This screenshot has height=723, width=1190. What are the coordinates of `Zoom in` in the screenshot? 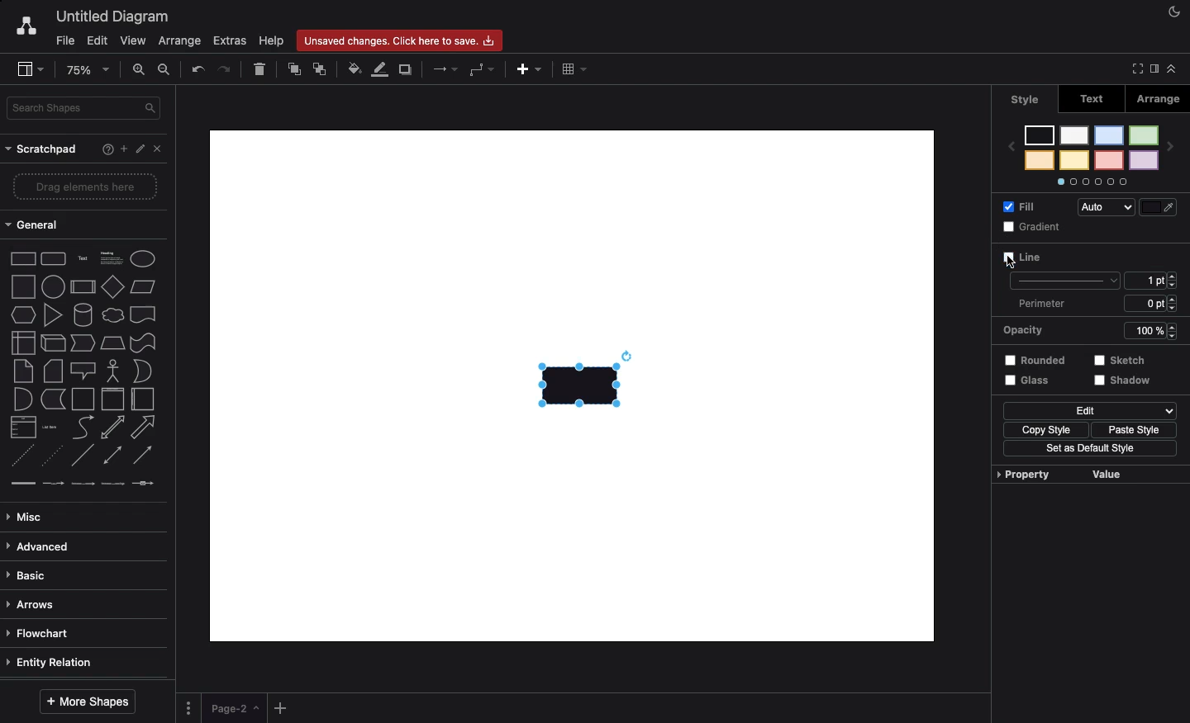 It's located at (140, 72).